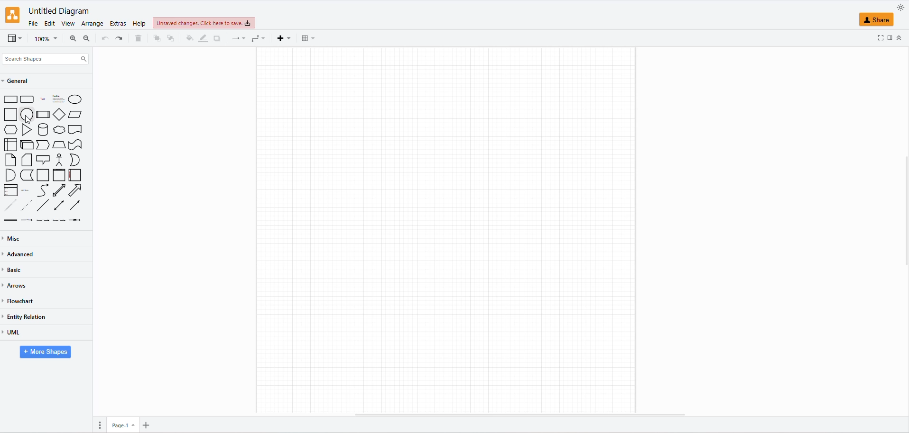 The width and height of the screenshot is (909, 433). What do you see at coordinates (42, 144) in the screenshot?
I see `STEP` at bounding box center [42, 144].